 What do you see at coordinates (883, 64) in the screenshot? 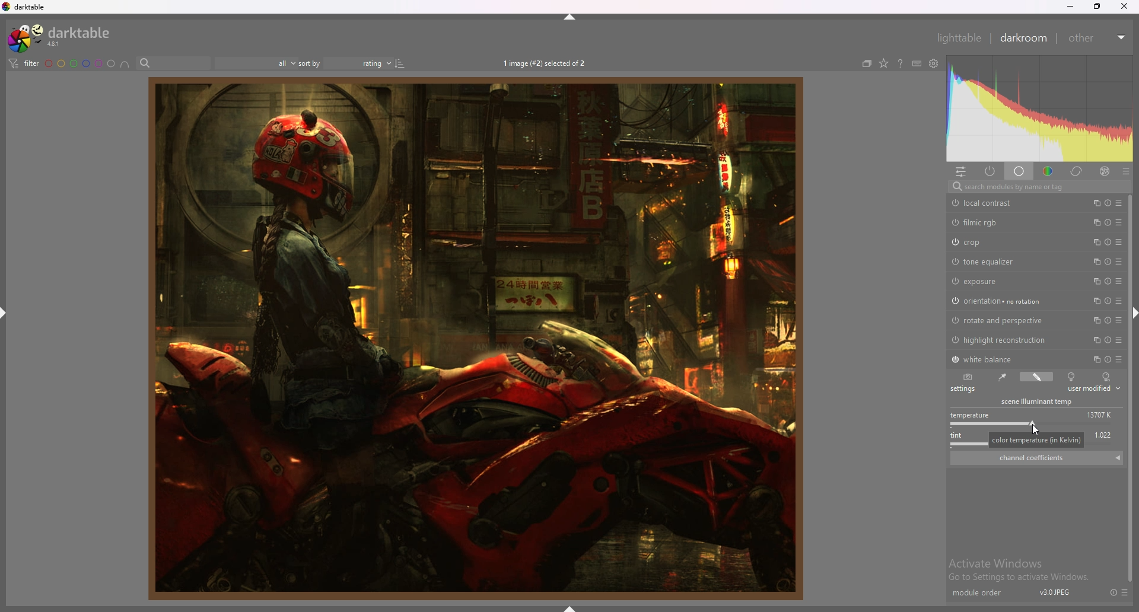
I see `change overlay type` at bounding box center [883, 64].